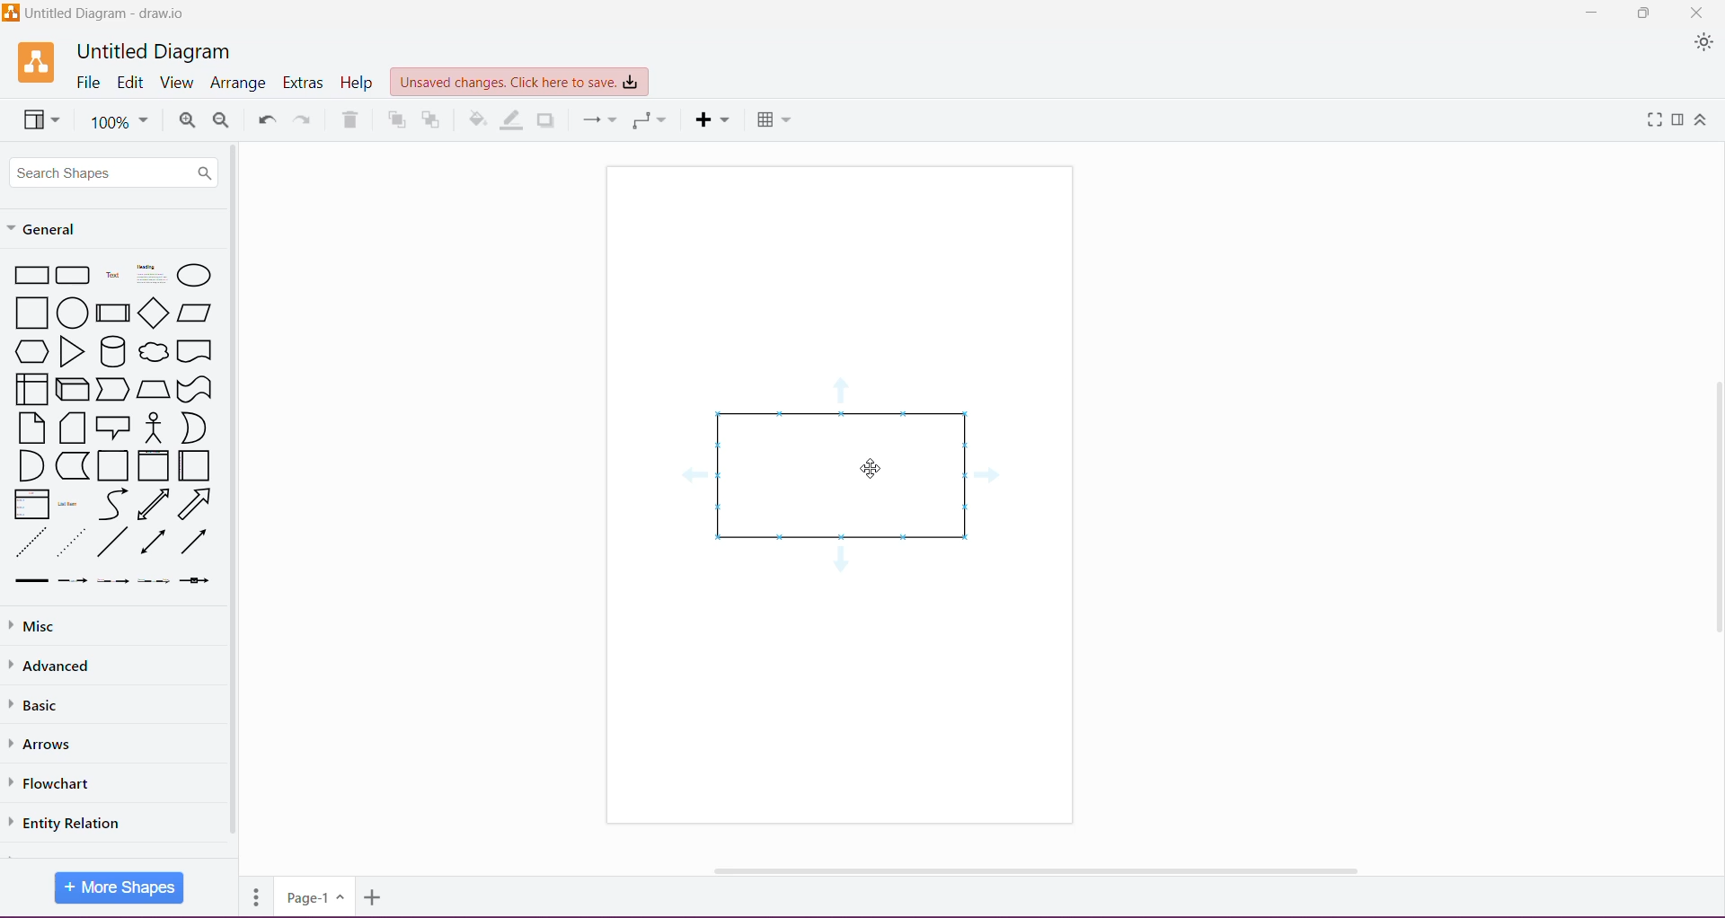 Image resolution: width=1725 pixels, height=918 pixels. What do you see at coordinates (119, 887) in the screenshot?
I see `More Shapes` at bounding box center [119, 887].